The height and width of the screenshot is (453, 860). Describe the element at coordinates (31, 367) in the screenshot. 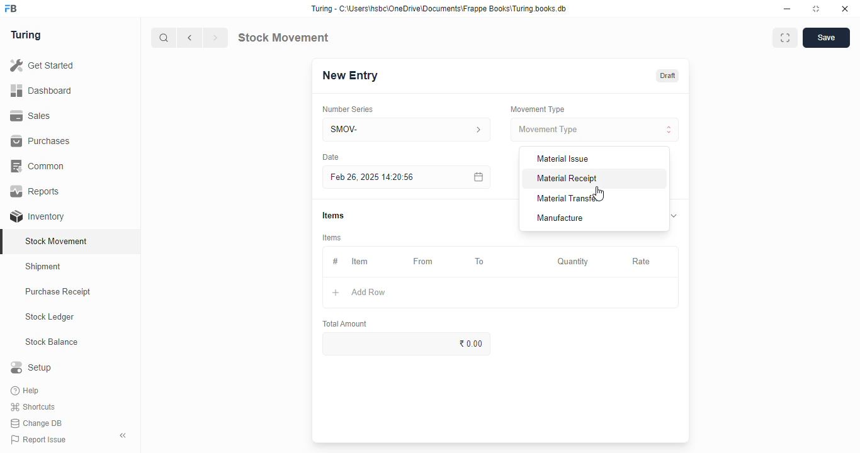

I see `setup` at that location.